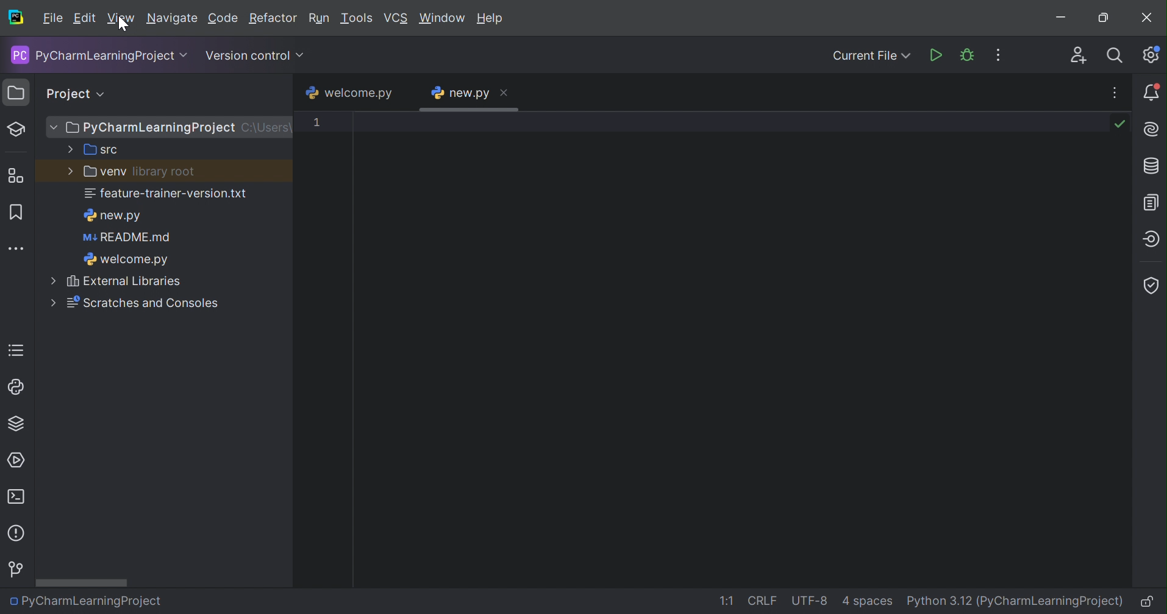 This screenshot has height=614, width=1167. What do you see at coordinates (1148, 18) in the screenshot?
I see `Close` at bounding box center [1148, 18].